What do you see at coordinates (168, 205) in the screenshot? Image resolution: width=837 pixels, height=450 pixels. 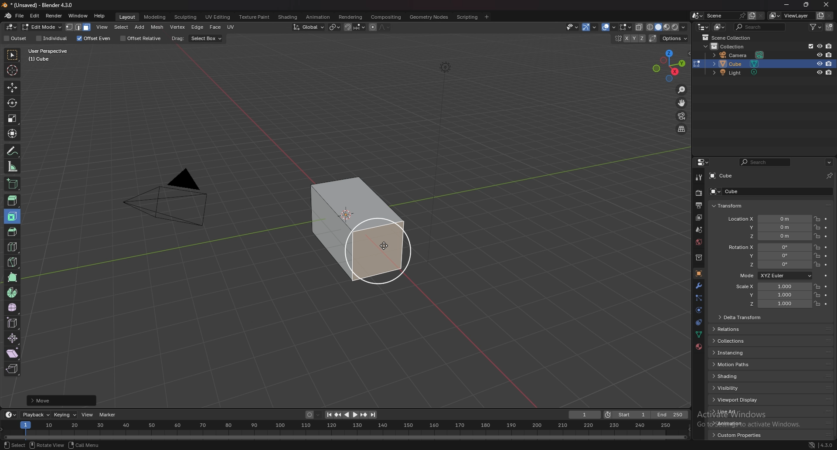 I see `pyramid` at bounding box center [168, 205].